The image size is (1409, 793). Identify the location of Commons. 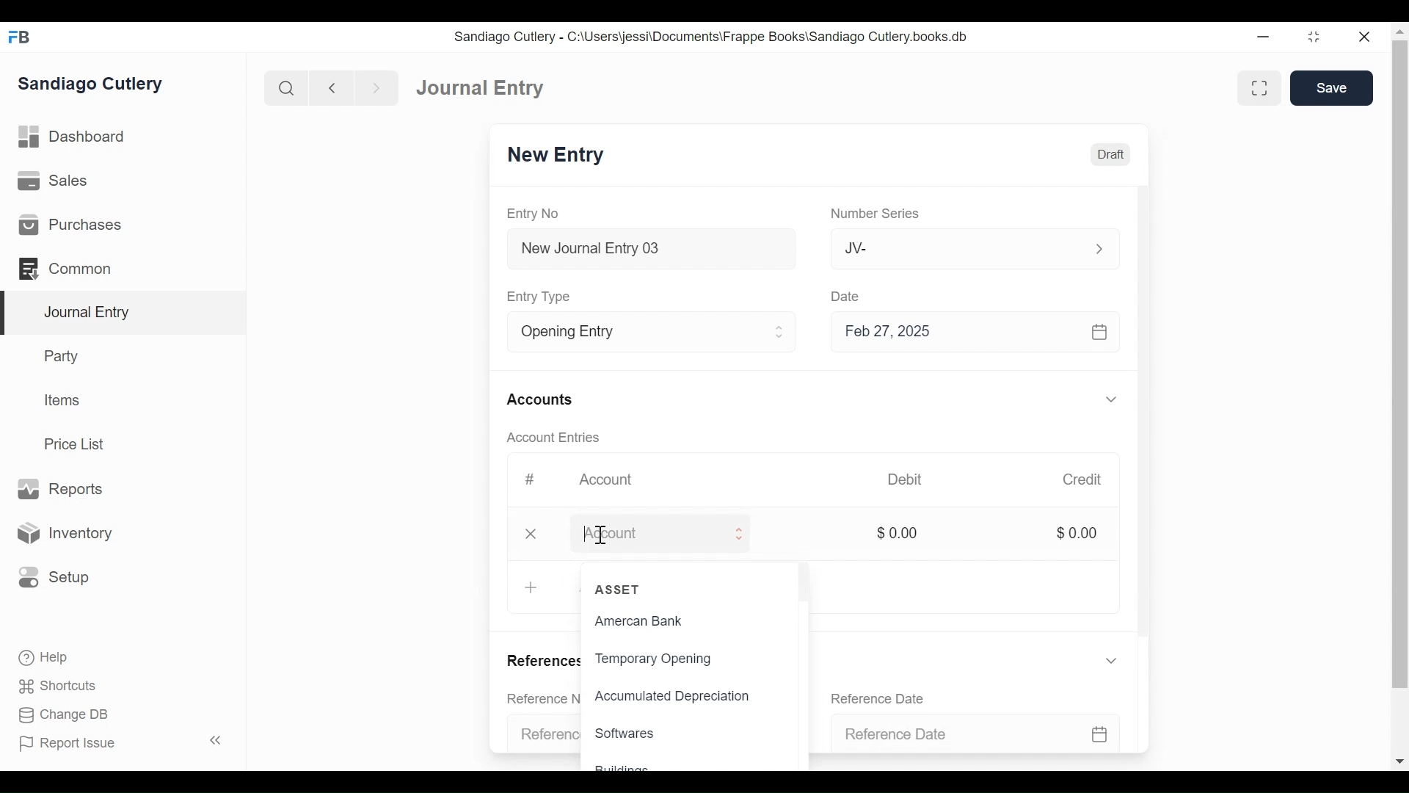
(64, 268).